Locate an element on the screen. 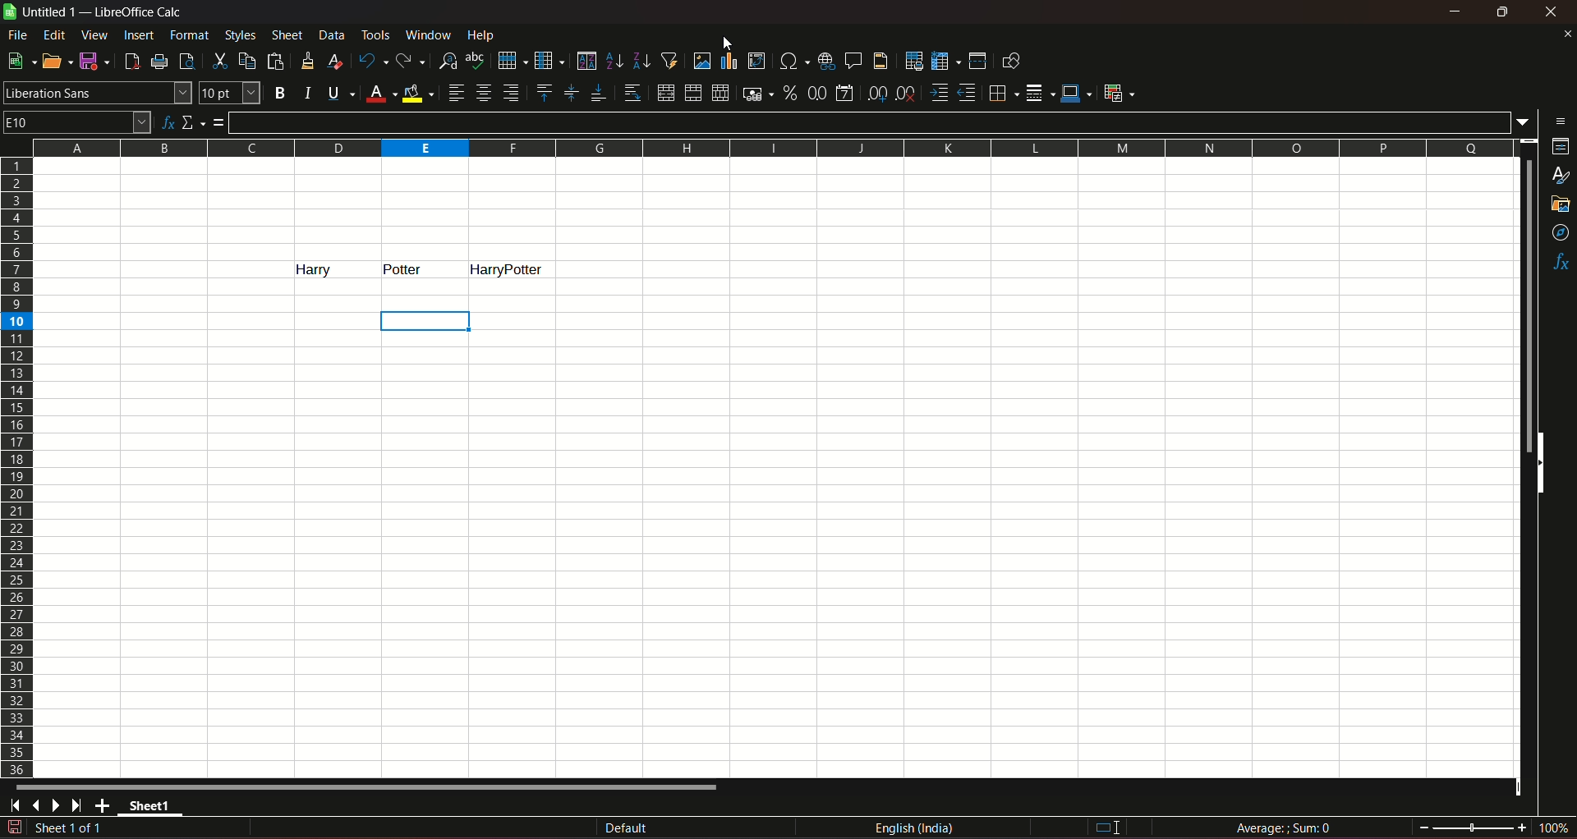 The image size is (1577, 839). add new sheet is located at coordinates (104, 805).